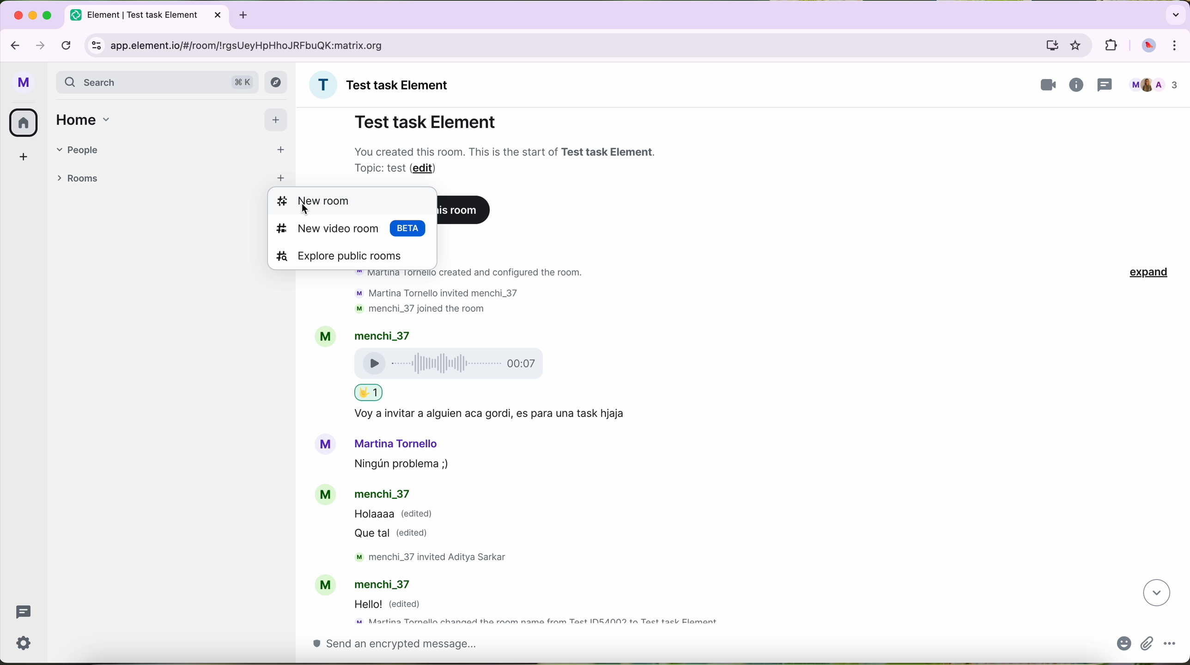  I want to click on message, so click(410, 465).